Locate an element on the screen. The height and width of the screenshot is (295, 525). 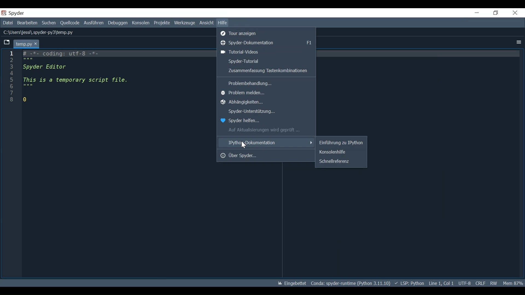
C:\Users\jessi\.spyder-py3\temp.py is located at coordinates (39, 32).